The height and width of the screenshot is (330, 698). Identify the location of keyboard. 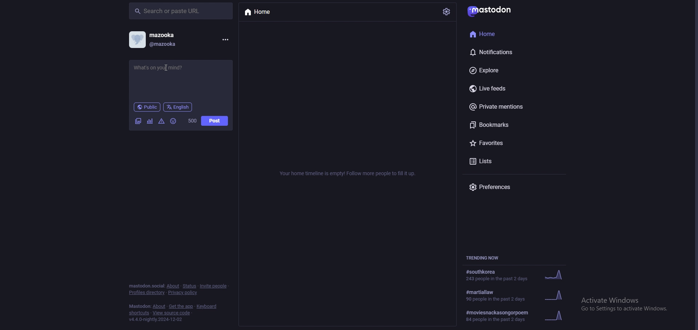
(207, 306).